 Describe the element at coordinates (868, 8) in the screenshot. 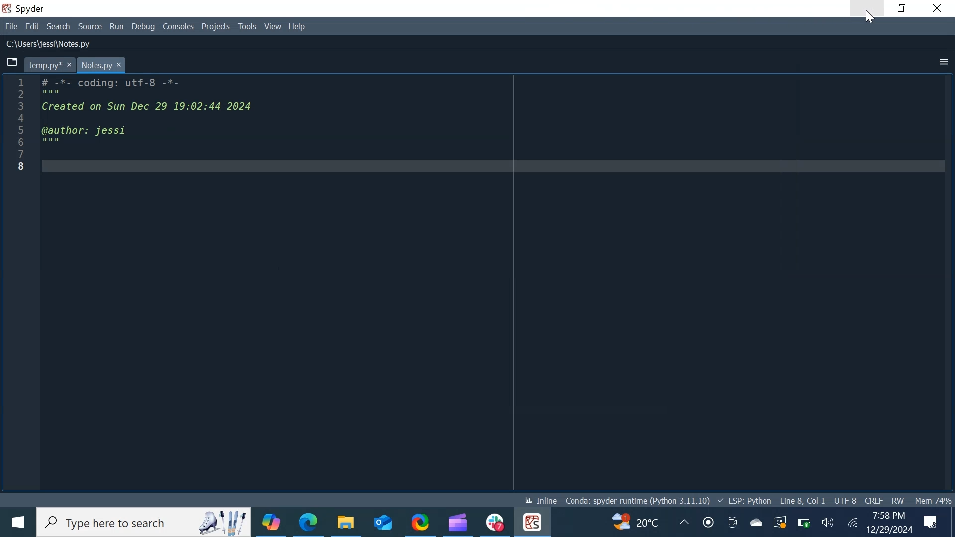

I see `Minimize` at that location.